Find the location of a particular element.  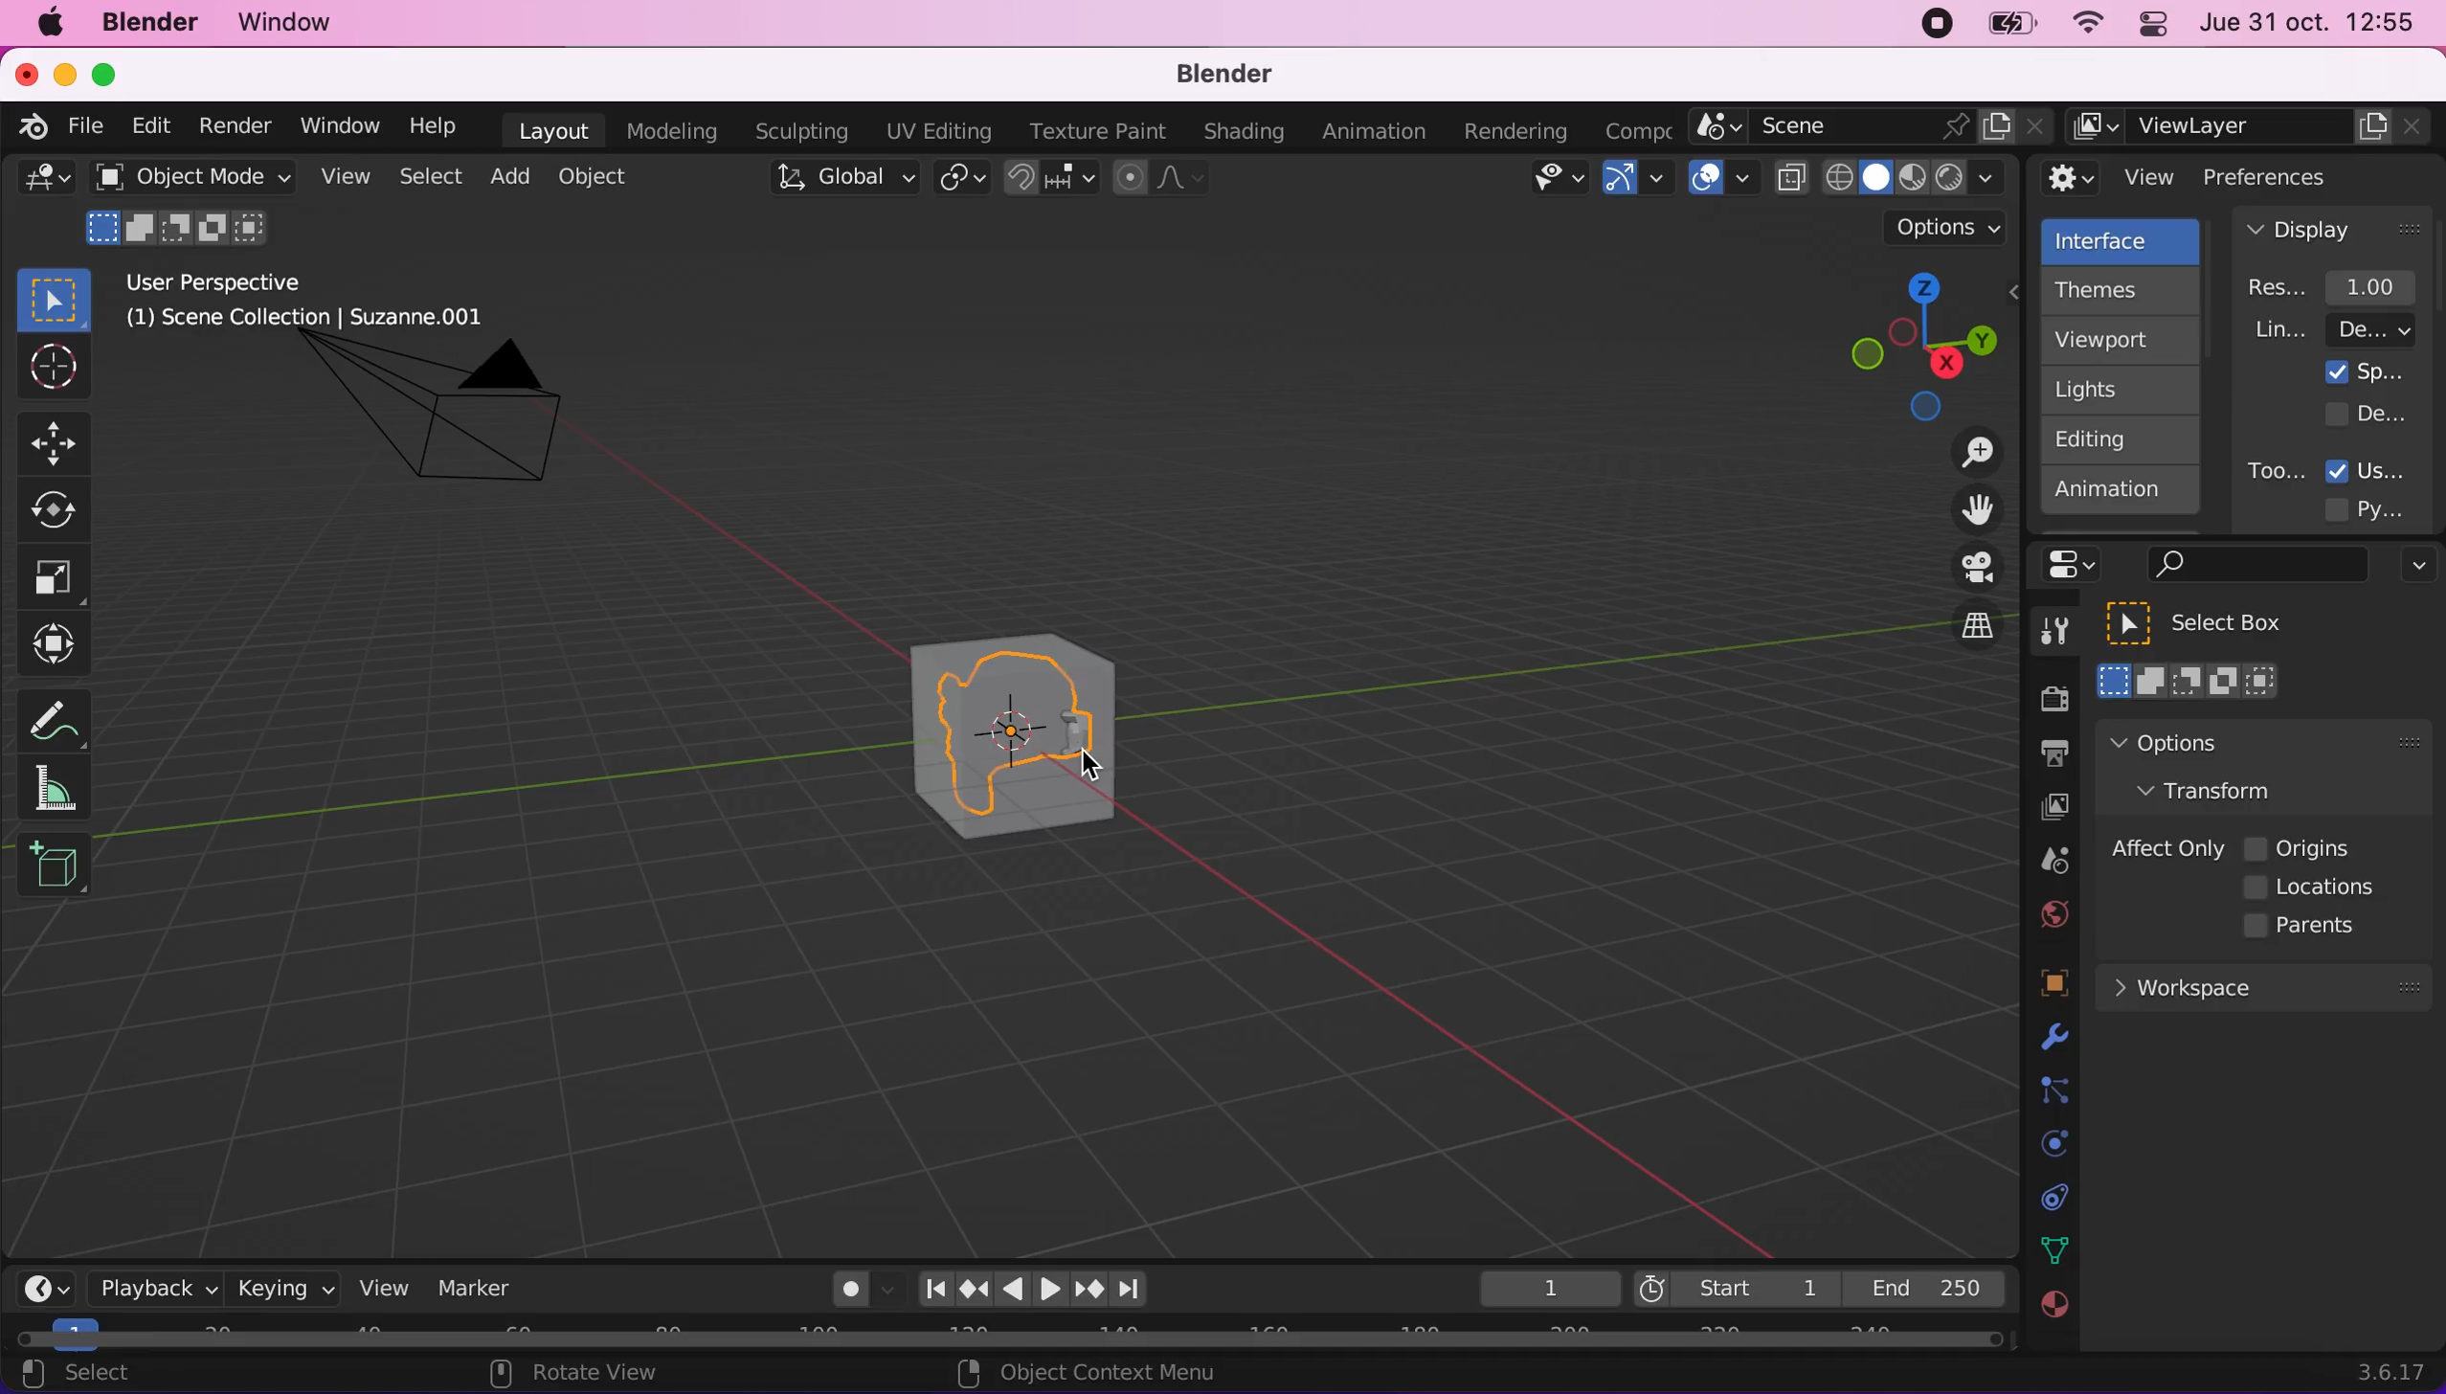

render is located at coordinates (234, 127).